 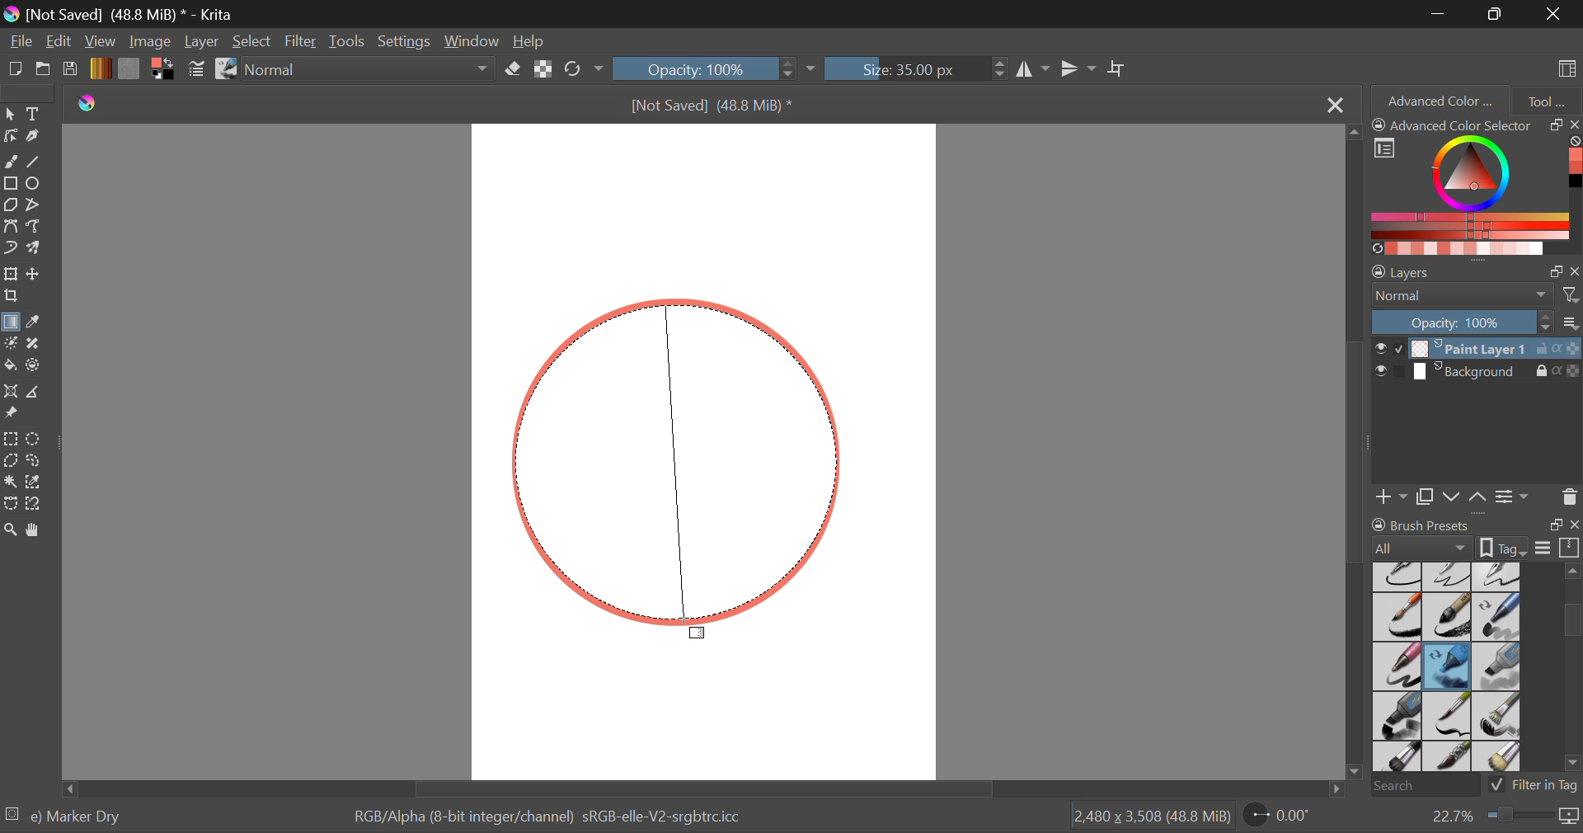 I want to click on Bezier Curve Selection, so click(x=10, y=504).